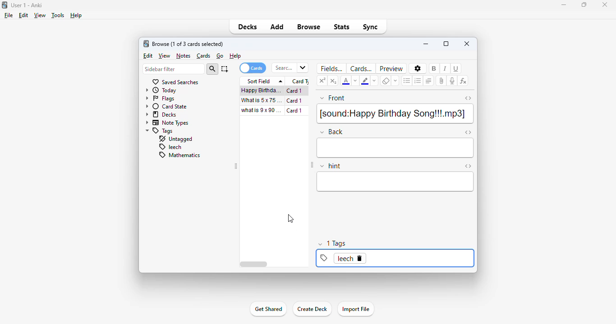  I want to click on cards, so click(204, 56).